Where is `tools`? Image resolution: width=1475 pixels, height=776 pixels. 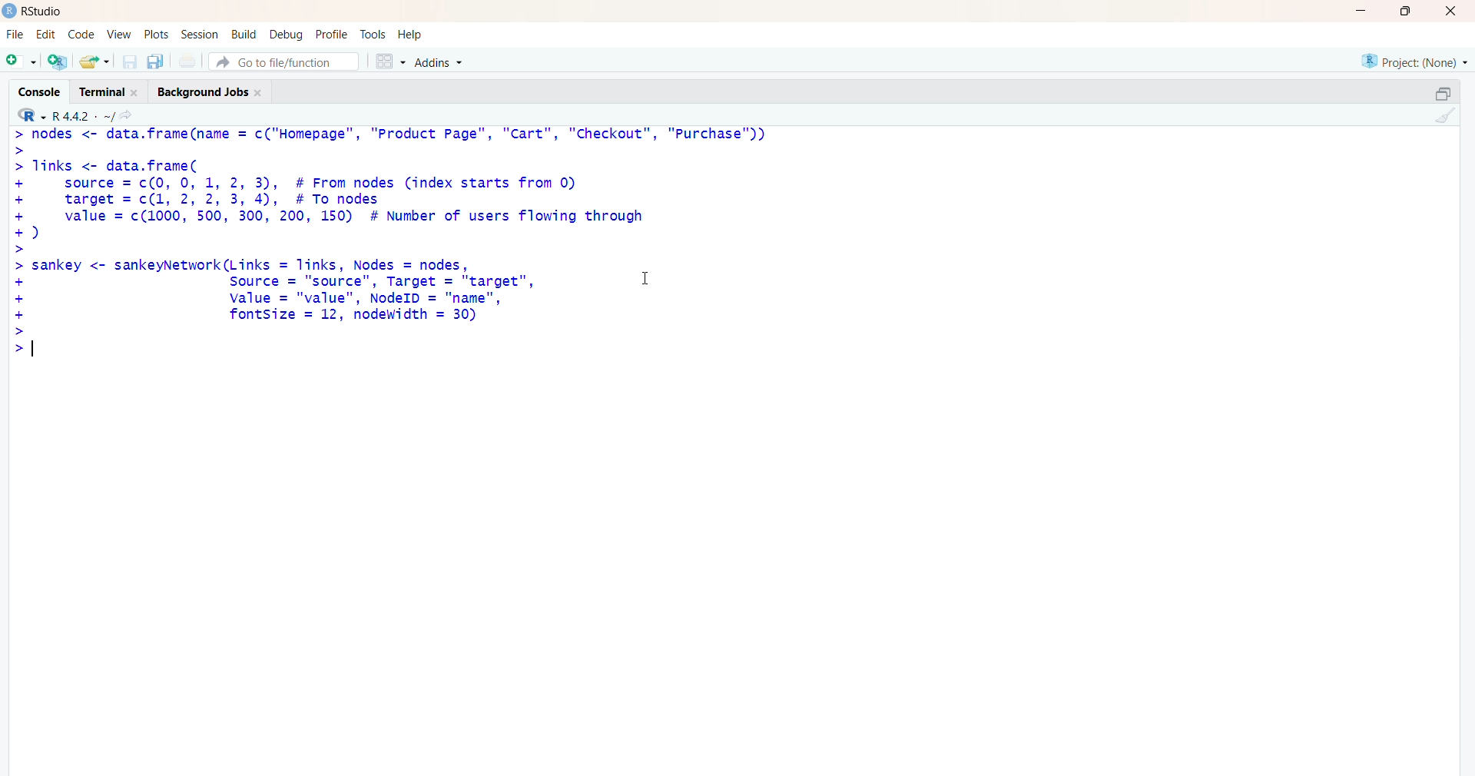
tools is located at coordinates (373, 32).